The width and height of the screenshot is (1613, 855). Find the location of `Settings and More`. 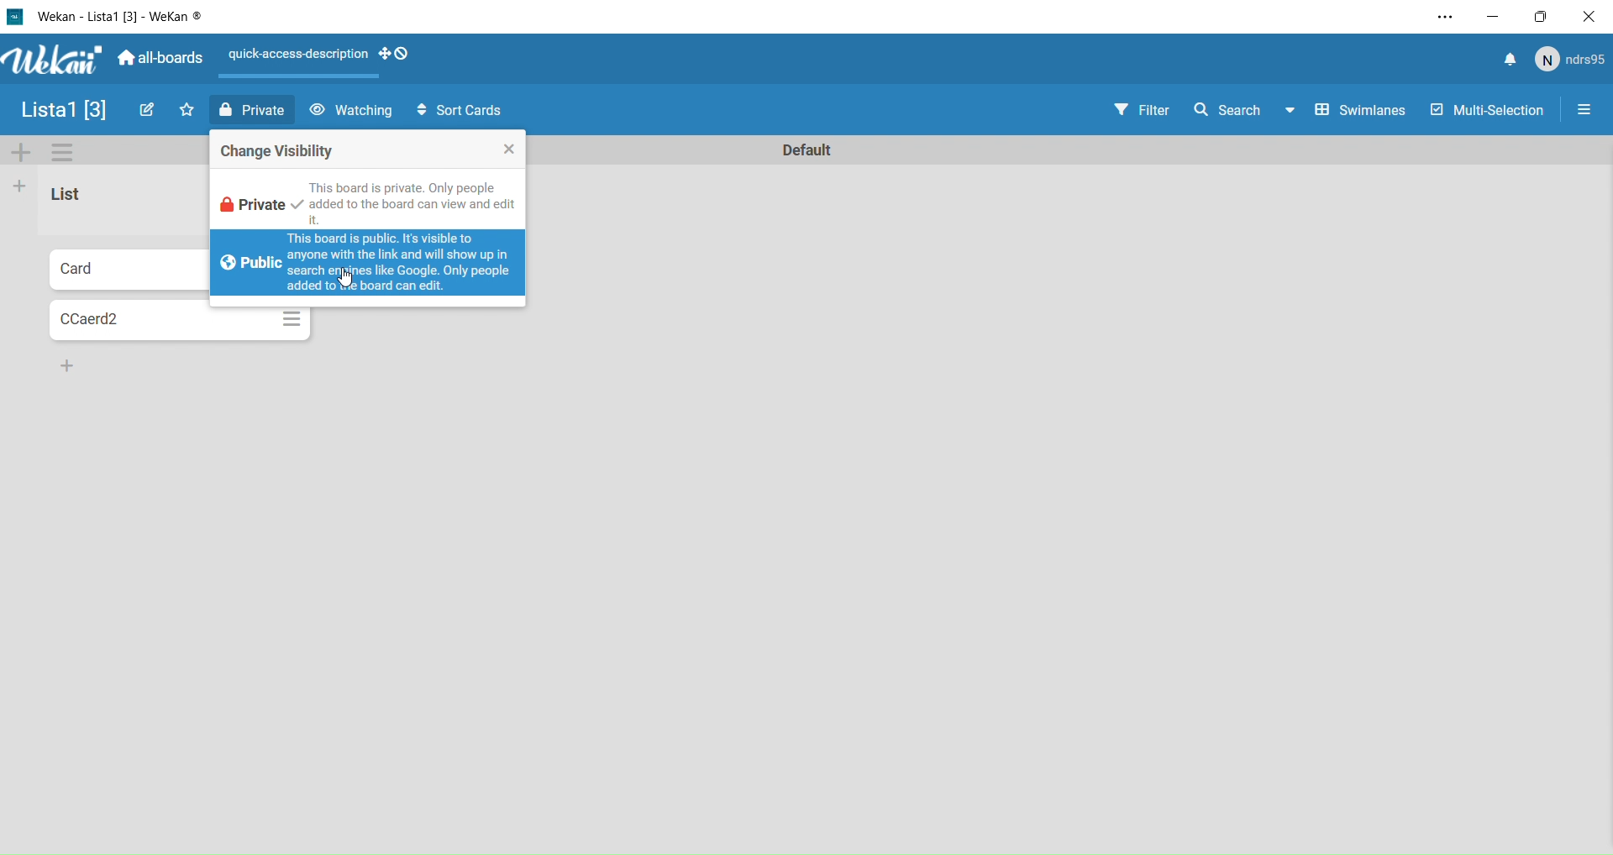

Settings and More is located at coordinates (1442, 13).